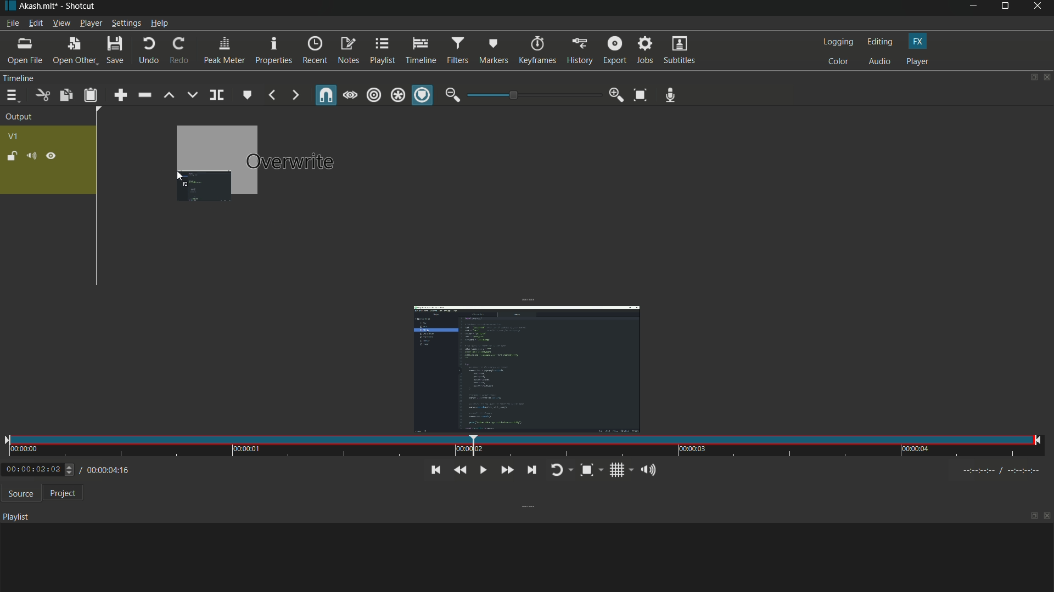  I want to click on jobs, so click(645, 51).